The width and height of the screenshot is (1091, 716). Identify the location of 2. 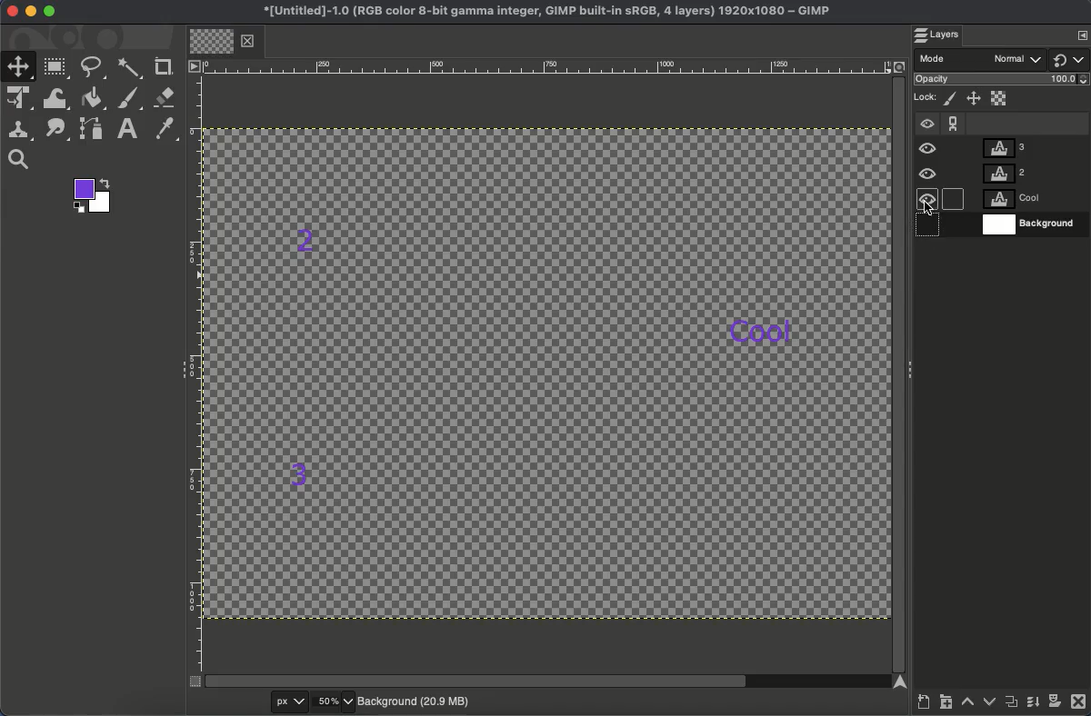
(307, 235).